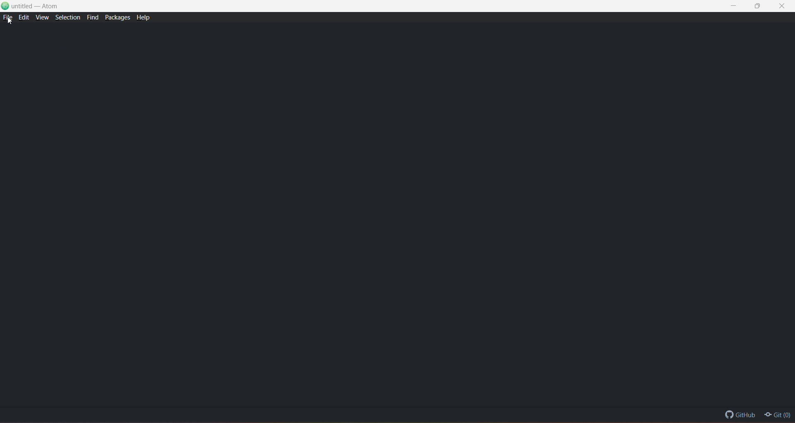  I want to click on Find, so click(93, 17).